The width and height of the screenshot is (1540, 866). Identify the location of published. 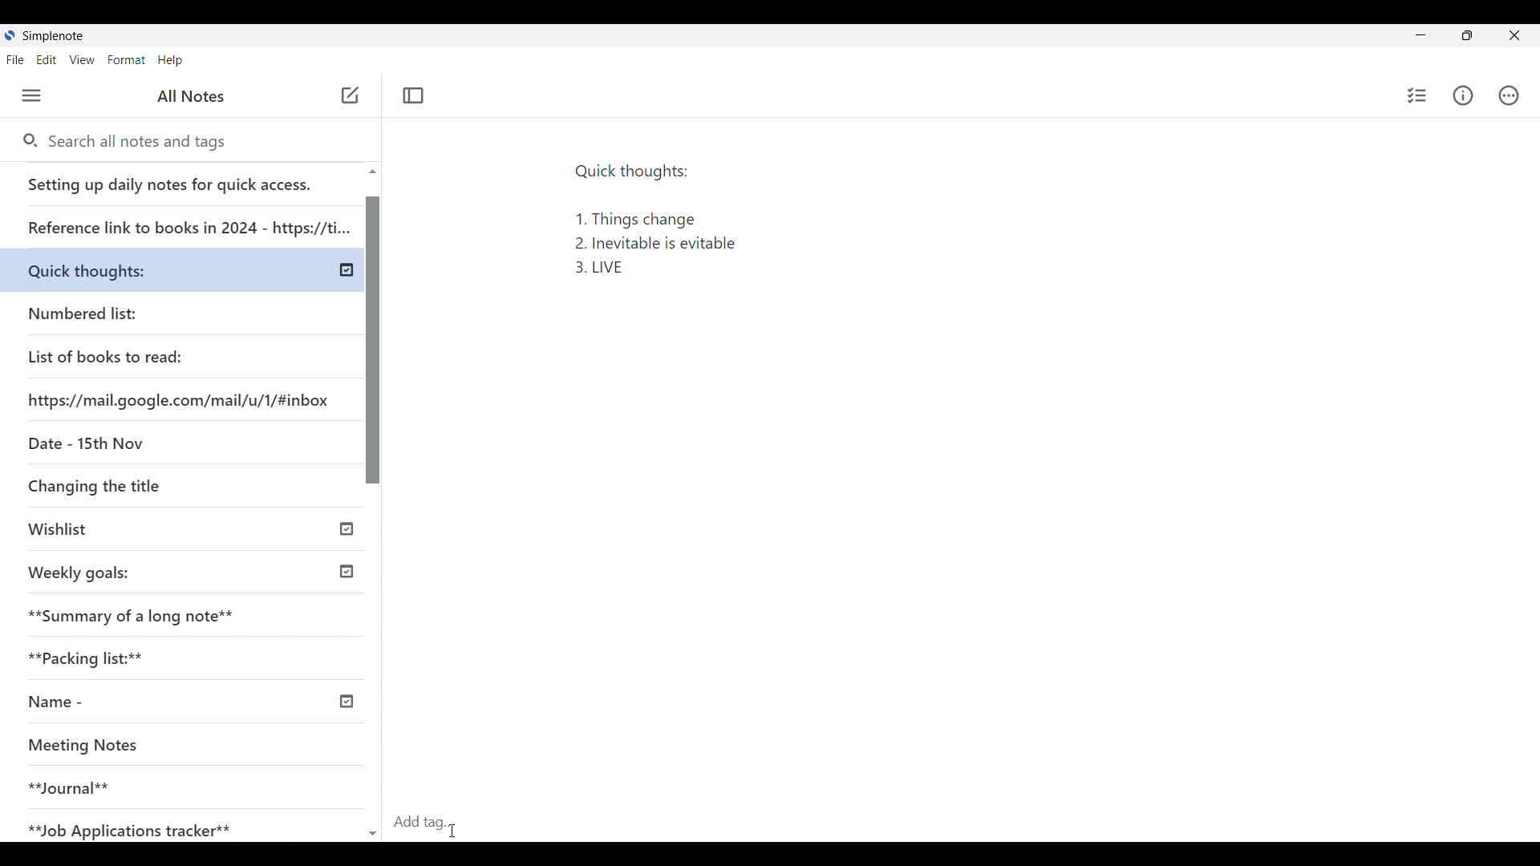
(345, 702).